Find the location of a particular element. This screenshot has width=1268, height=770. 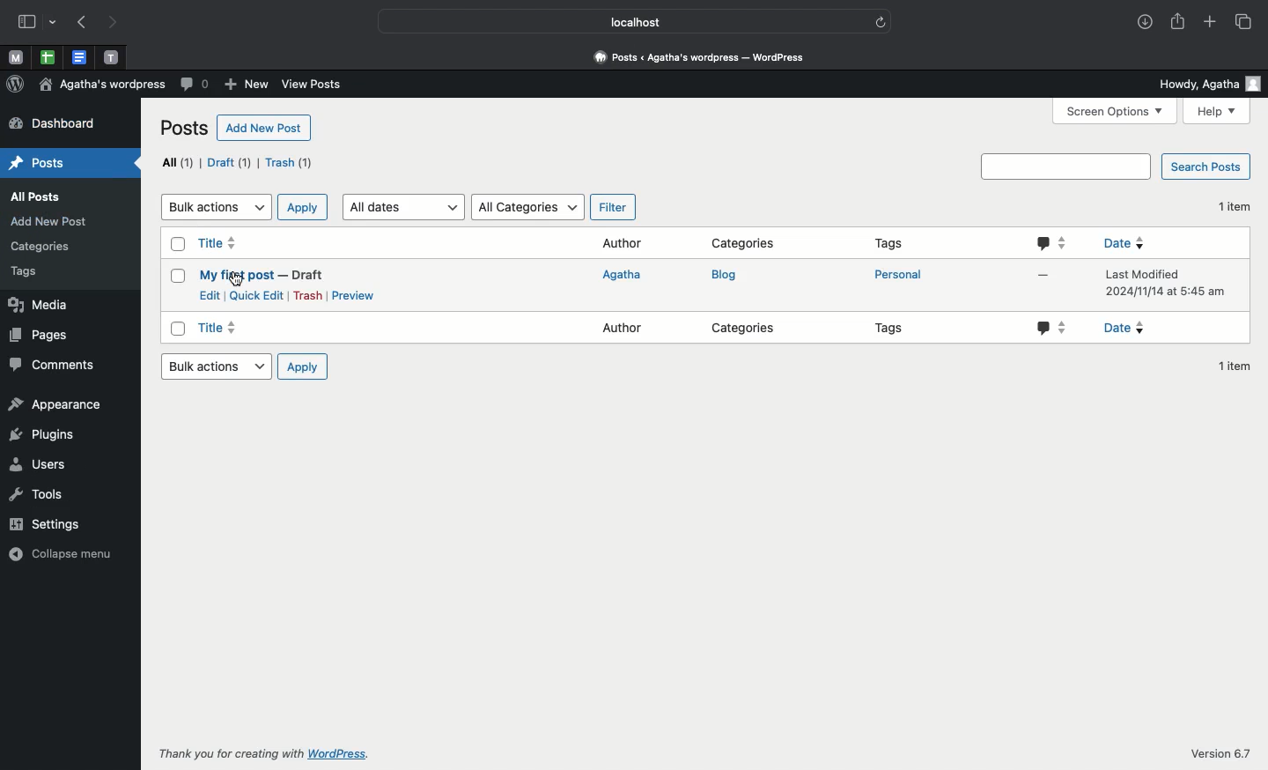

Tags is located at coordinates (893, 329).